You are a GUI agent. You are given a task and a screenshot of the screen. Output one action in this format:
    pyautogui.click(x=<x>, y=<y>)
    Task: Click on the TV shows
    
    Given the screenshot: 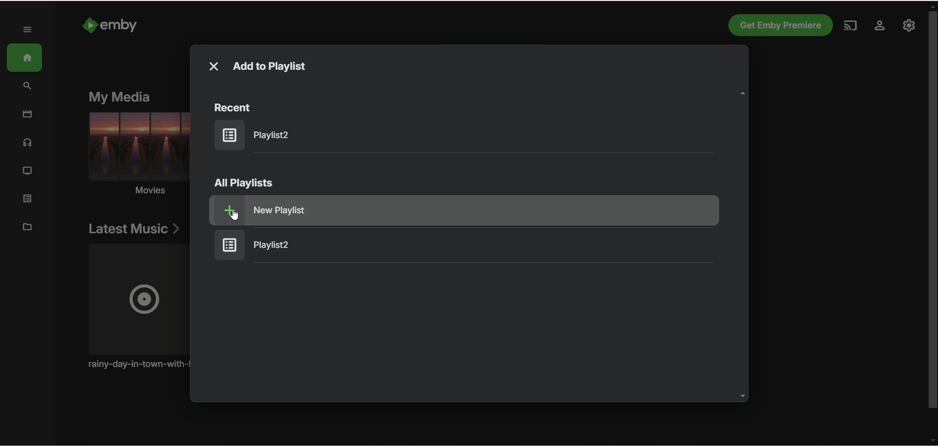 What is the action you would take?
    pyautogui.click(x=28, y=172)
    